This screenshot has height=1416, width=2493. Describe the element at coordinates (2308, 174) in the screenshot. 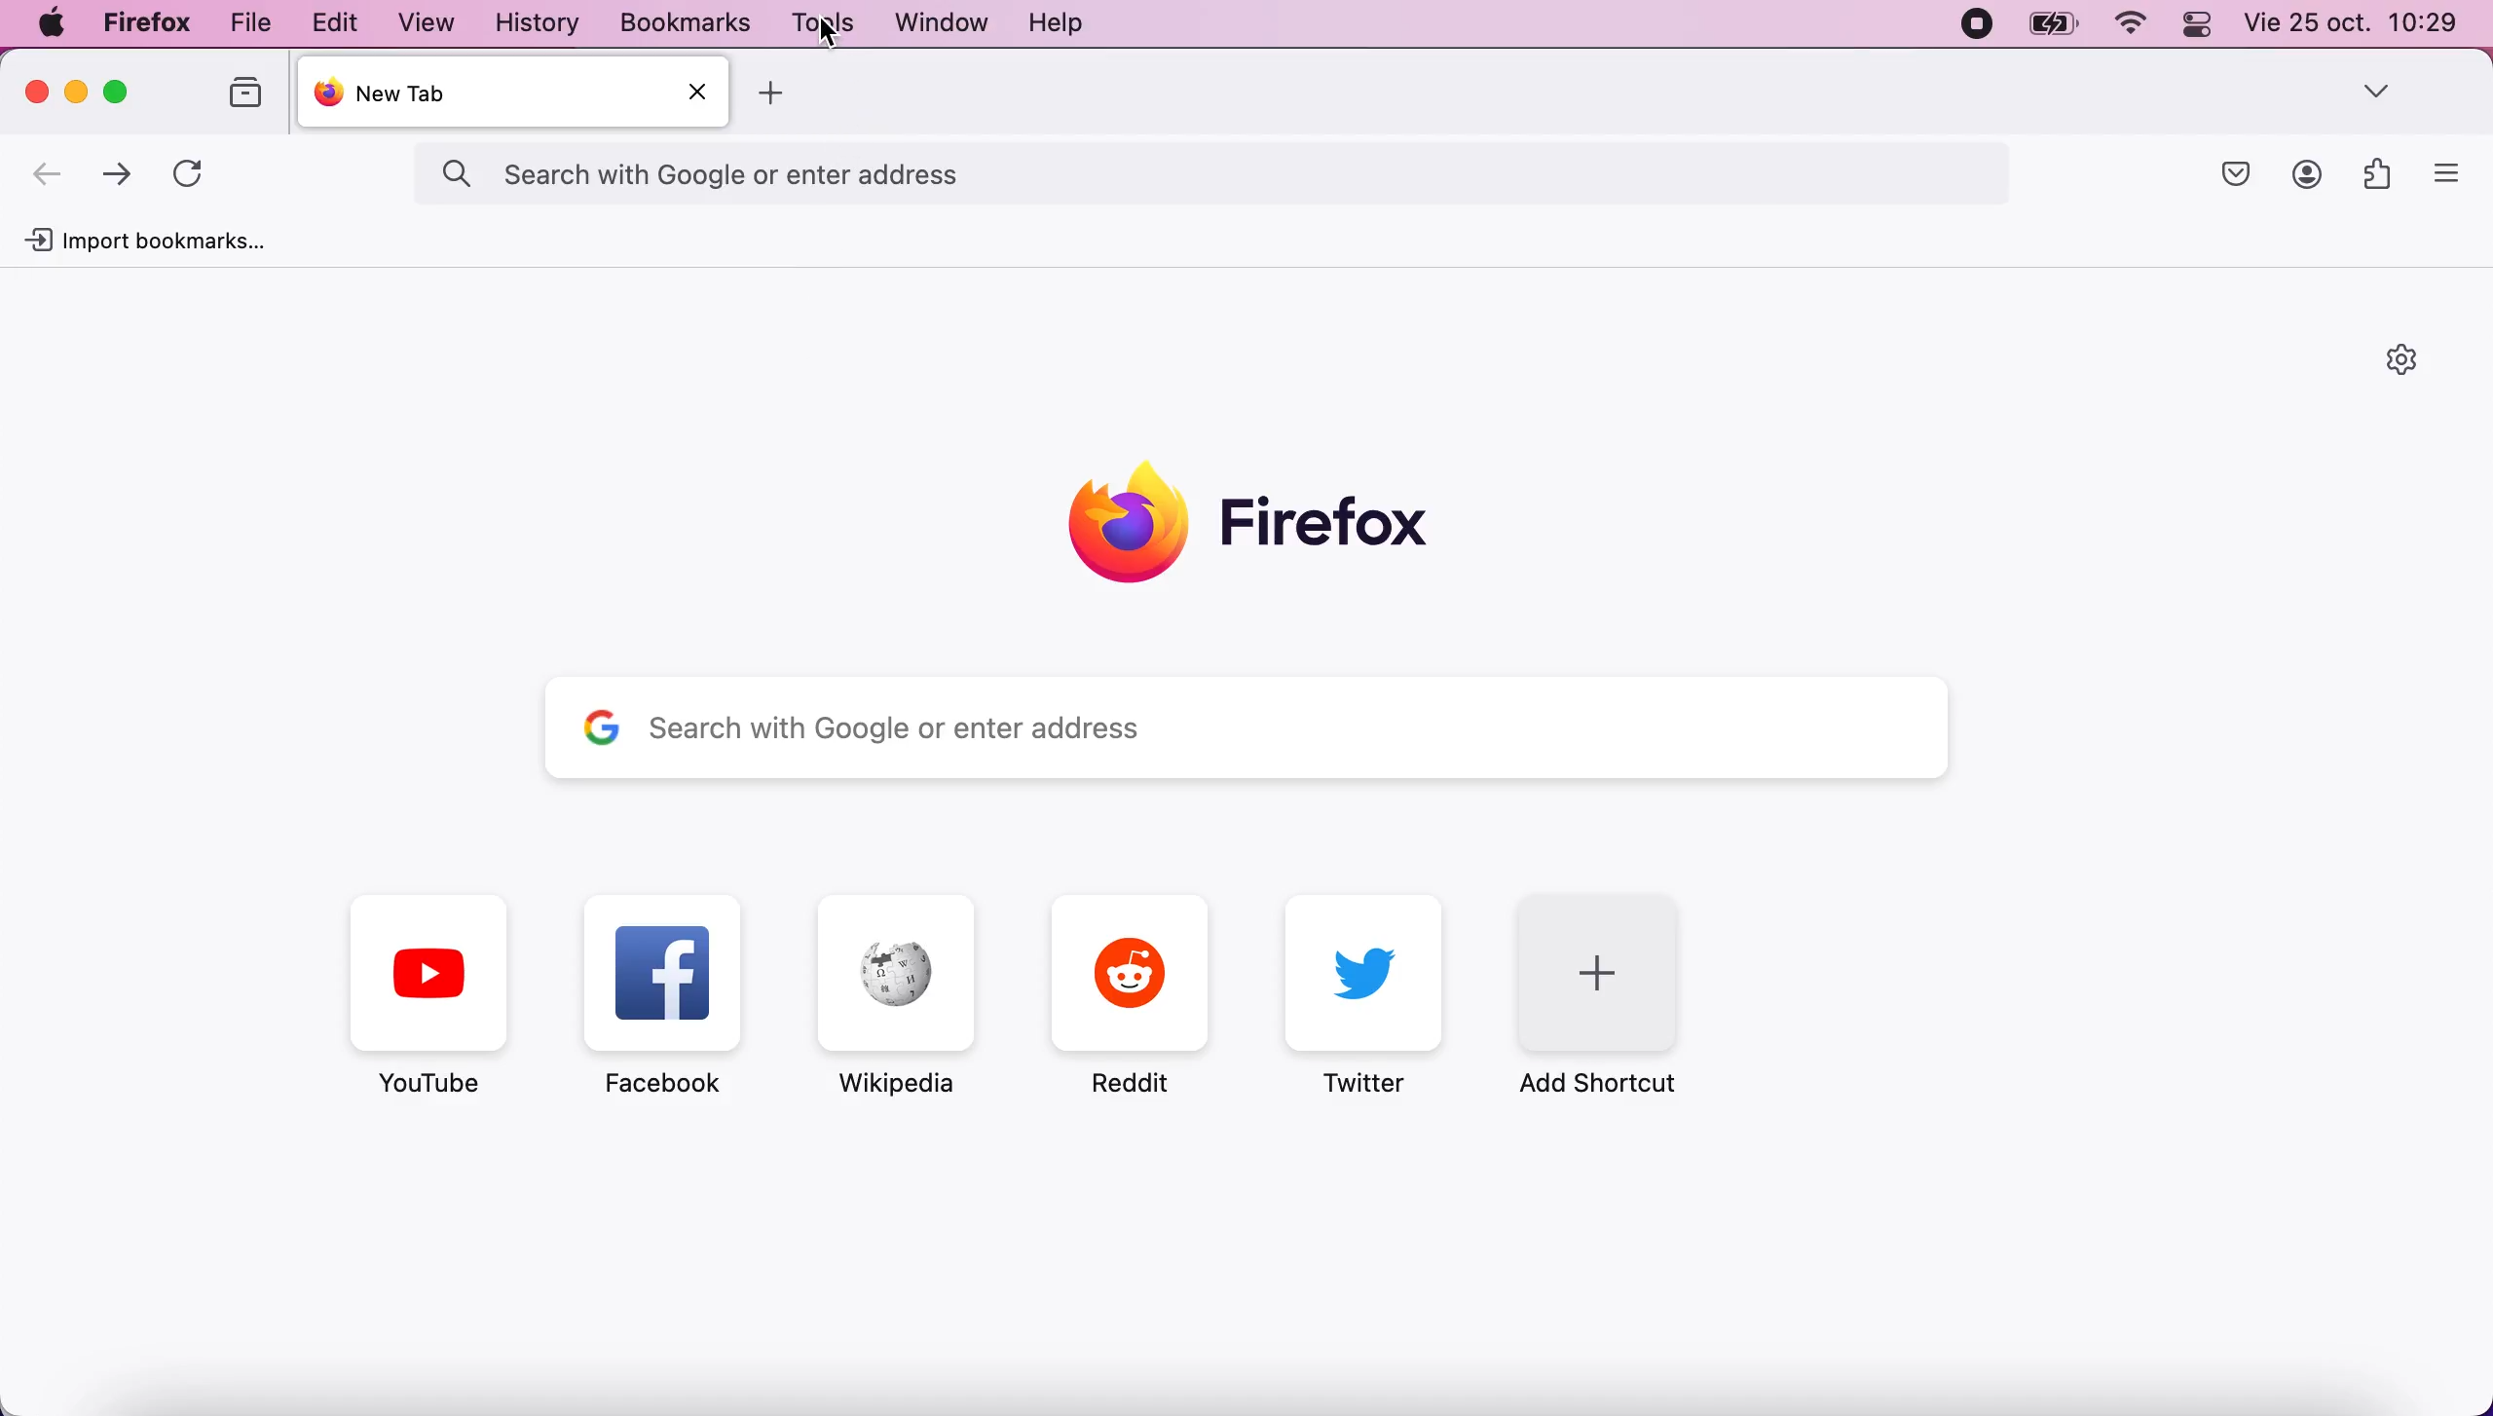

I see `Profile` at that location.